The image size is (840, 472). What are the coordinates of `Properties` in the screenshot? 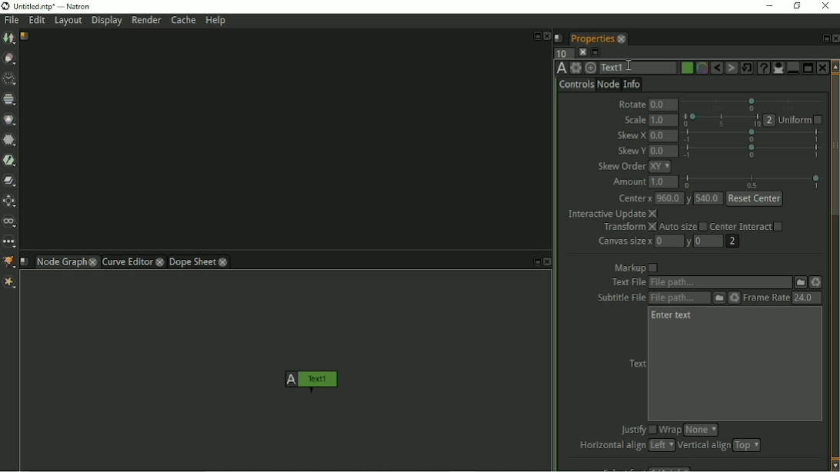 It's located at (591, 37).